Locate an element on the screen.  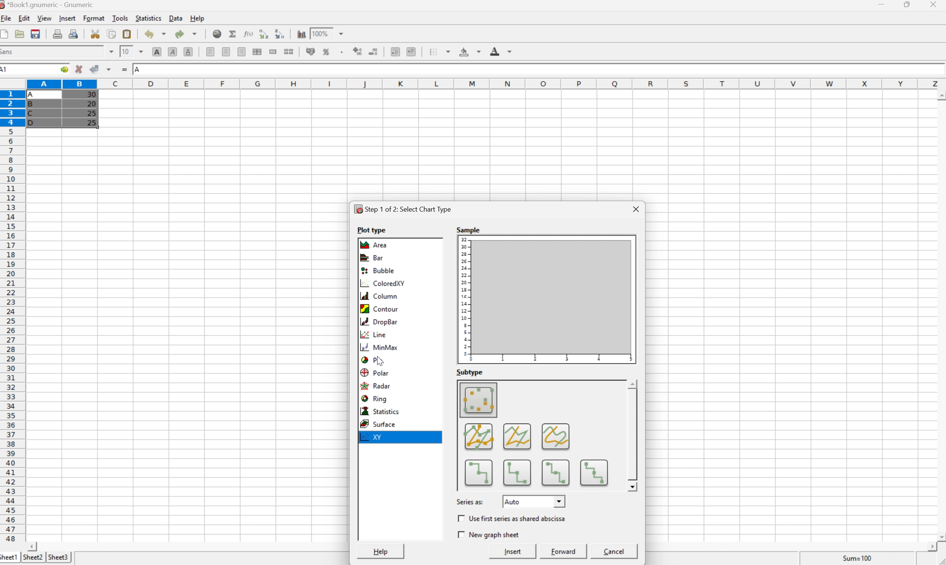
Merge a range of cells is located at coordinates (273, 52).